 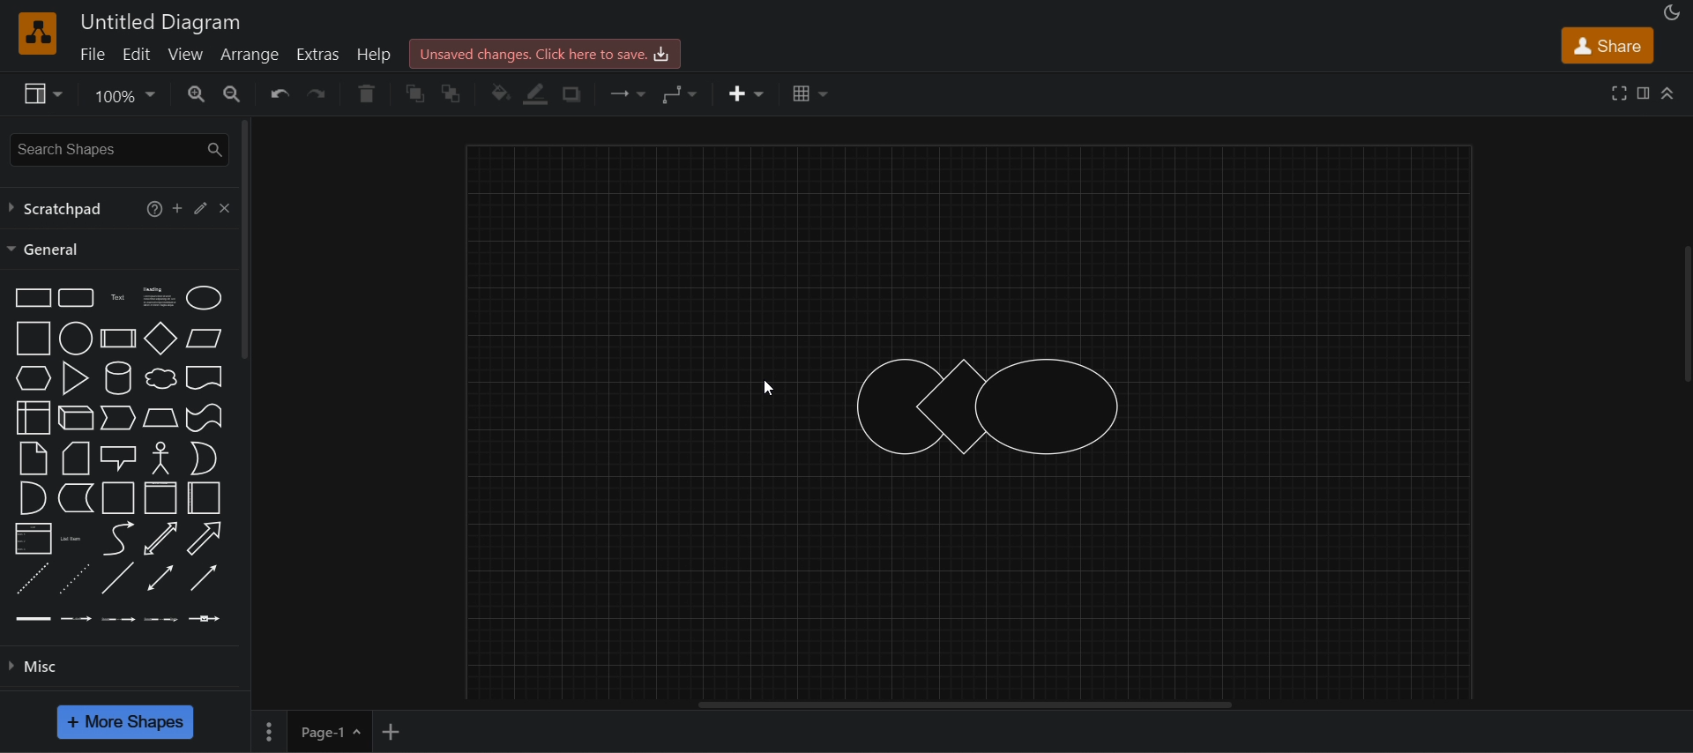 I want to click on internal storage, so click(x=31, y=418).